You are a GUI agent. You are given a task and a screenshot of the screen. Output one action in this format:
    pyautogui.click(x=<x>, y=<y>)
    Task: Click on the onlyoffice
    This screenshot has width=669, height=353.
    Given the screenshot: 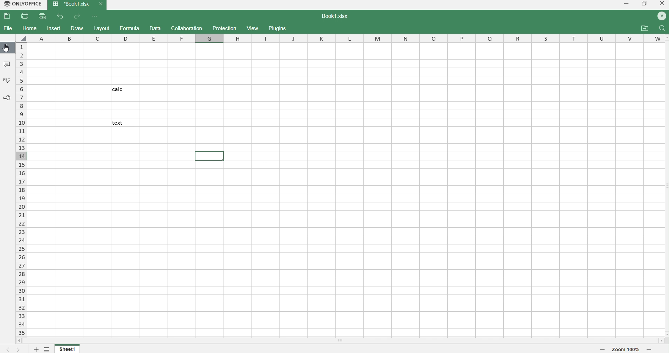 What is the action you would take?
    pyautogui.click(x=21, y=4)
    